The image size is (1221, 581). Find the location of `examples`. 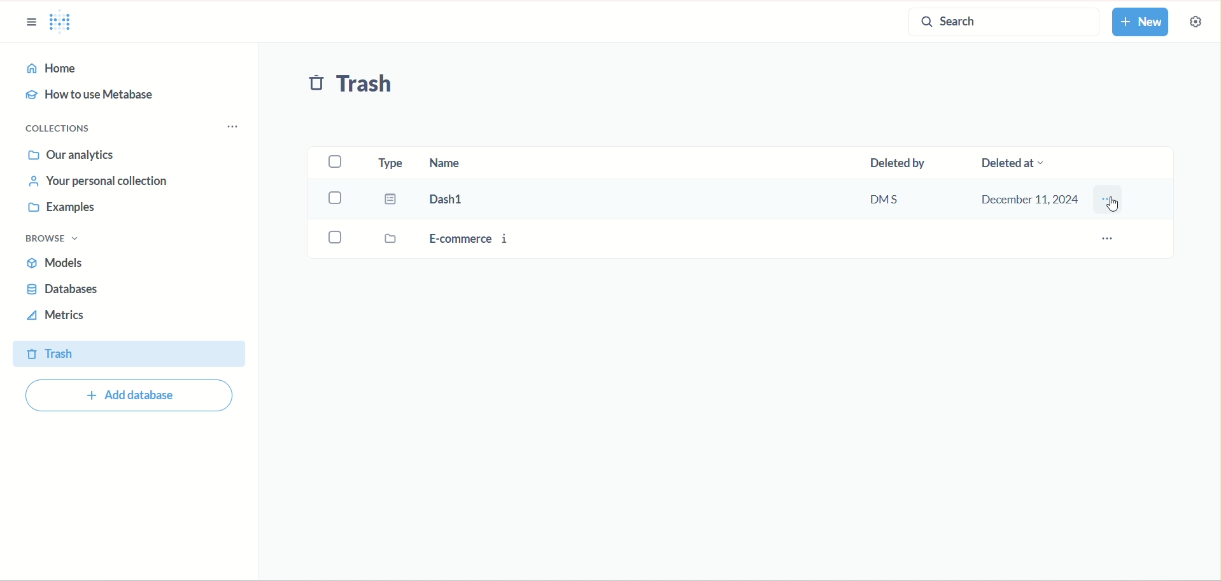

examples is located at coordinates (62, 208).